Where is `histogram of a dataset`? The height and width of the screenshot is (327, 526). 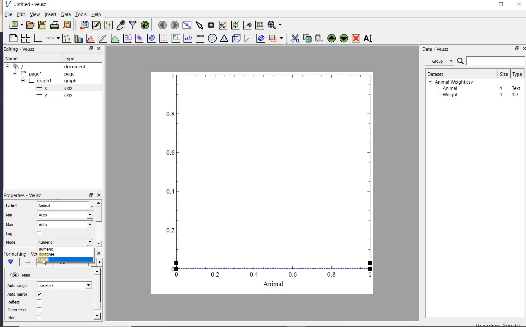
histogram of a dataset is located at coordinates (90, 38).